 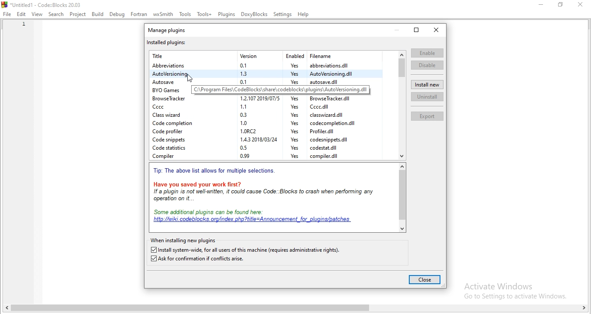 I want to click on Fortran, so click(x=139, y=15).